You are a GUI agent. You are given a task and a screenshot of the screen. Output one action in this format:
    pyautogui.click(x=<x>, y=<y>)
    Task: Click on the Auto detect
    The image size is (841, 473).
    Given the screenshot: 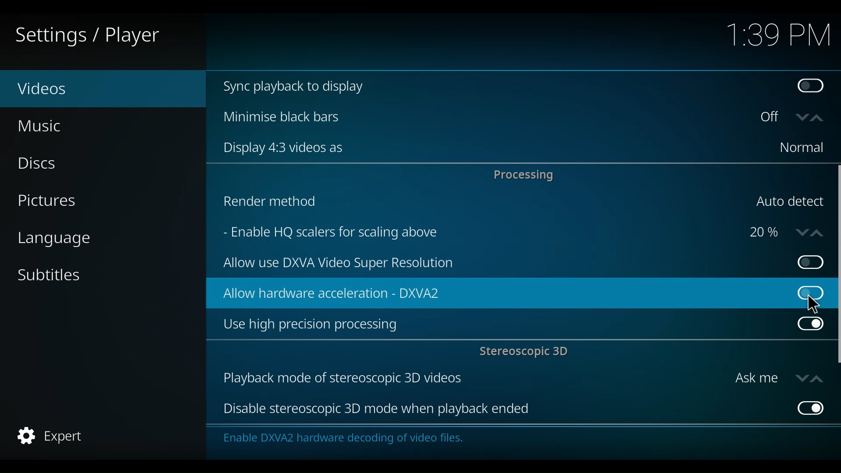 What is the action you would take?
    pyautogui.click(x=789, y=202)
    